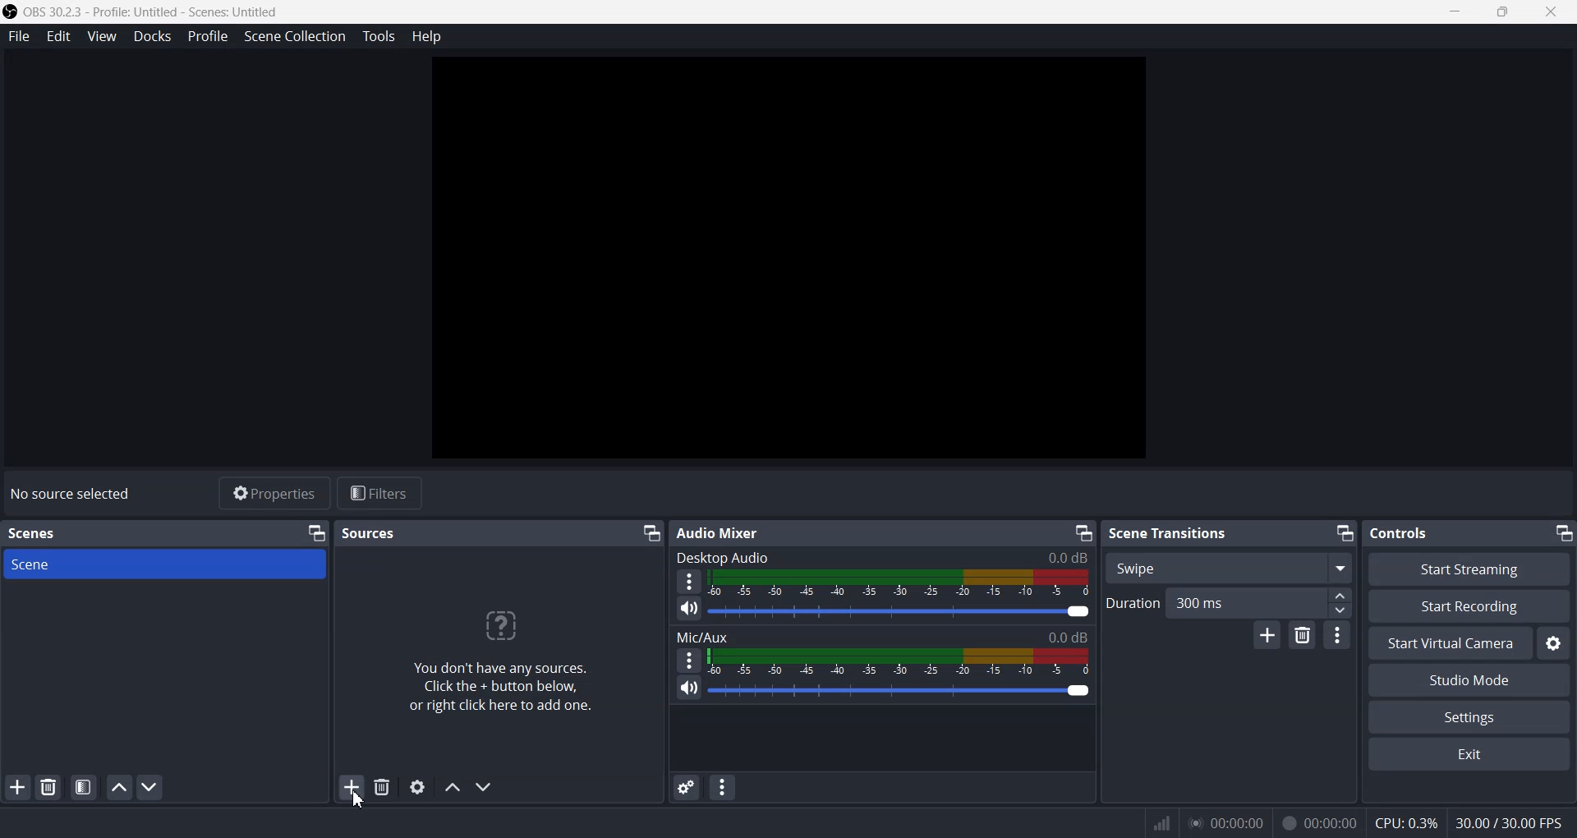 Image resolution: width=1577 pixels, height=838 pixels. What do you see at coordinates (1319, 823) in the screenshot?
I see `& 00:00:00` at bounding box center [1319, 823].